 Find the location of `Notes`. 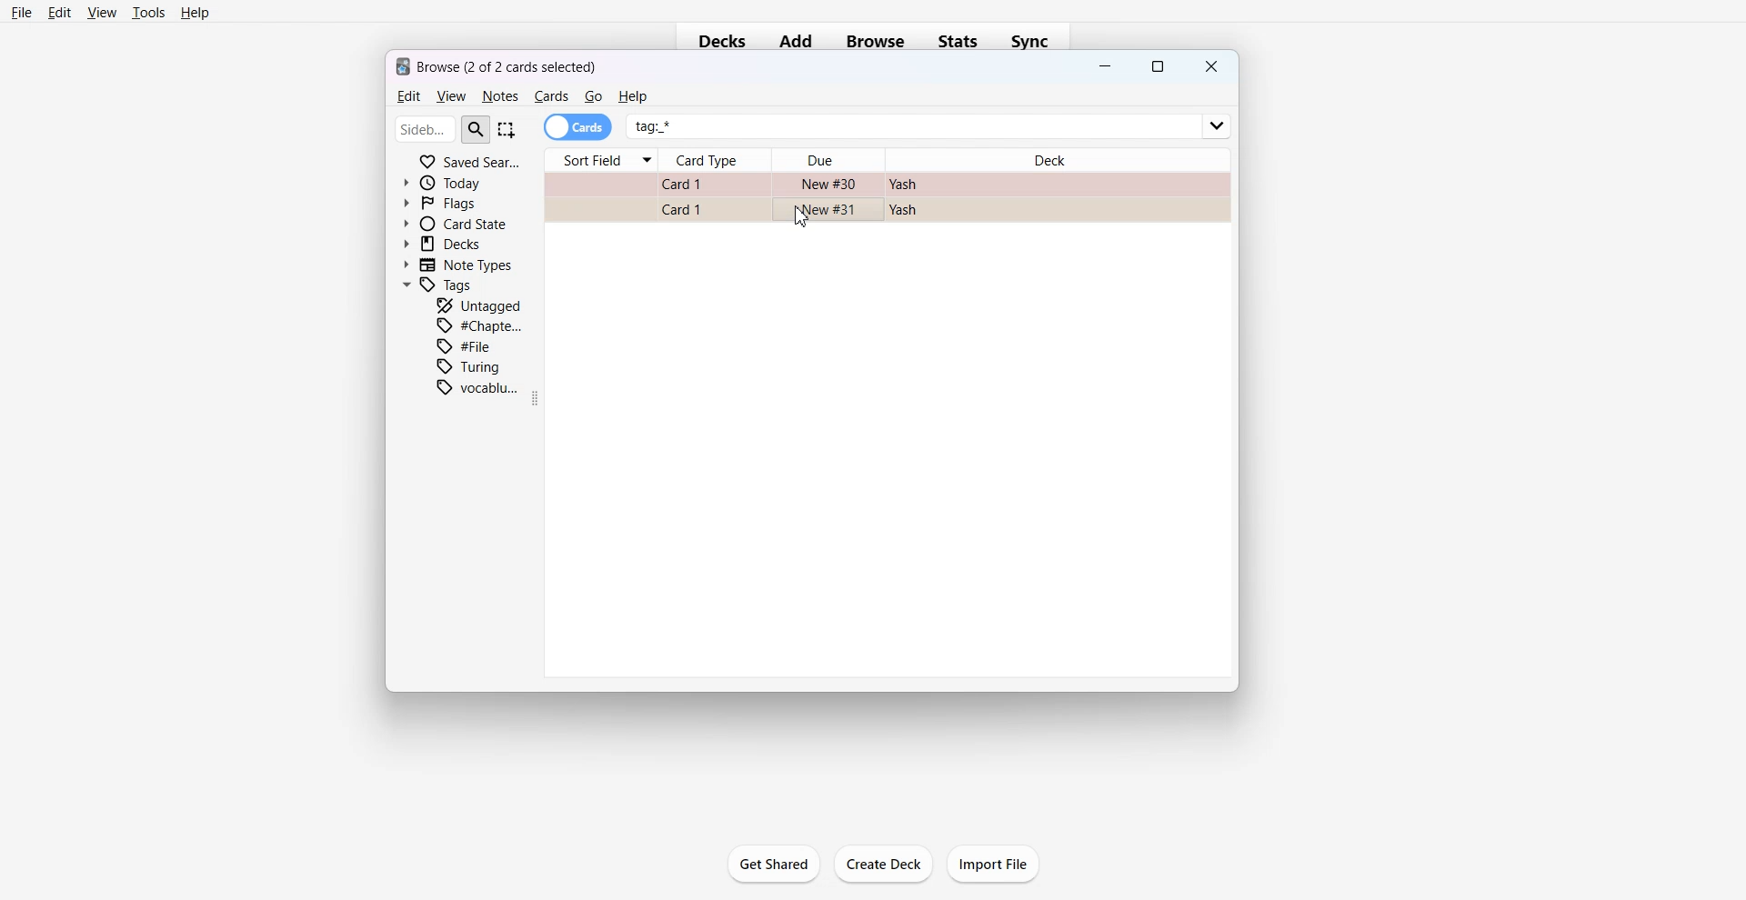

Notes is located at coordinates (499, 96).